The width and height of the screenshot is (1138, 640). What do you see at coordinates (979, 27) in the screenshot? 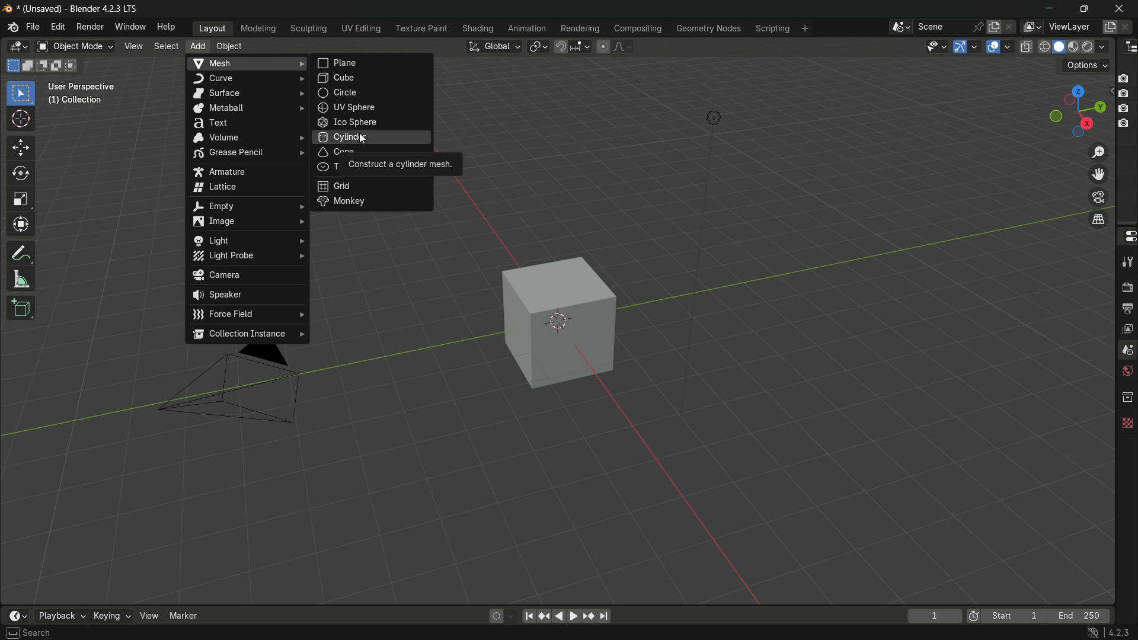
I see `pin scene to workspace` at bounding box center [979, 27].